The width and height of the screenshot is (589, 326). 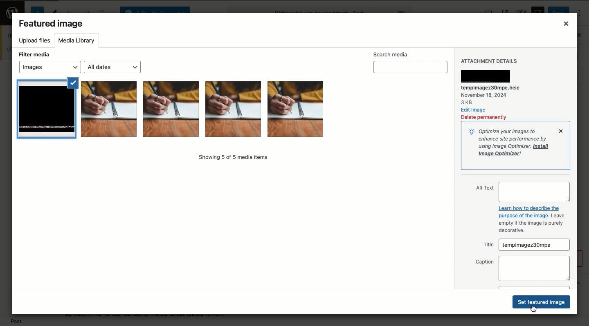 What do you see at coordinates (51, 25) in the screenshot?
I see `Featured image` at bounding box center [51, 25].